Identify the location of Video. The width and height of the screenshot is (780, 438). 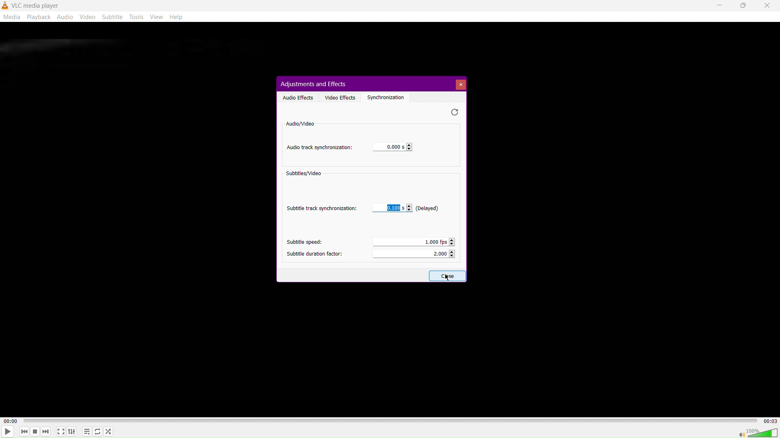
(89, 18).